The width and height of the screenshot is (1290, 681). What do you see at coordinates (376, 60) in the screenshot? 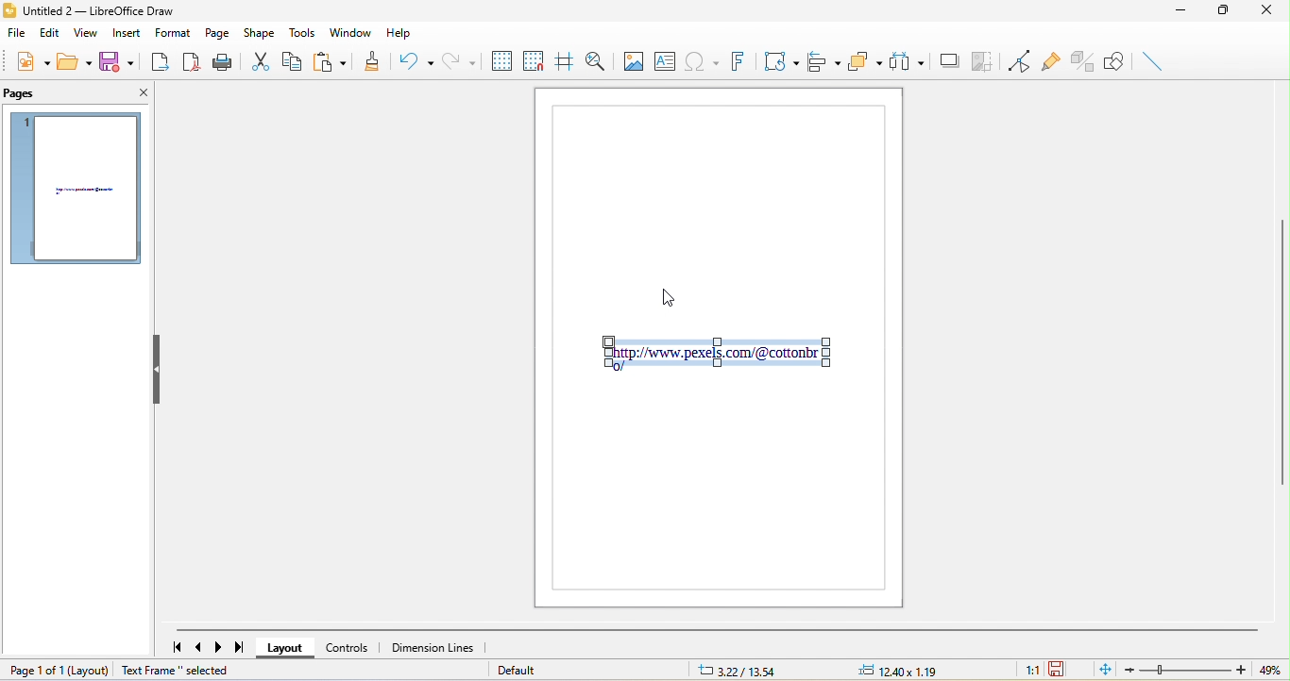
I see `clone formatting` at bounding box center [376, 60].